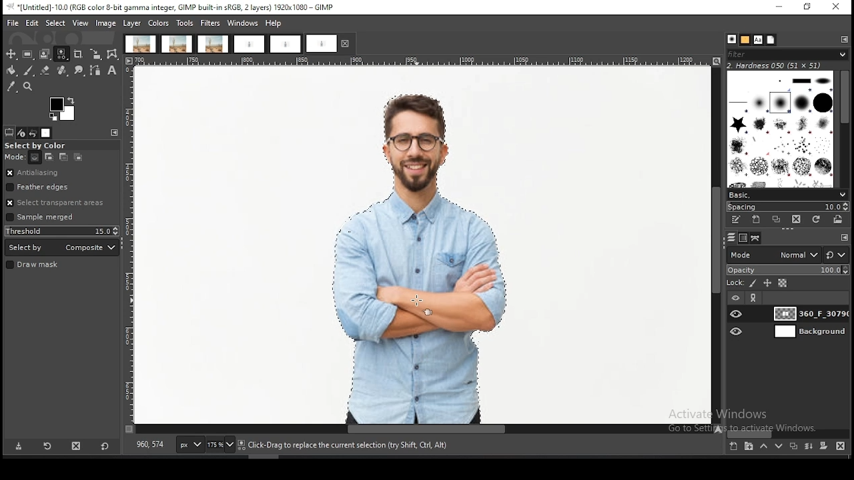  I want to click on add a mask, so click(823, 445).